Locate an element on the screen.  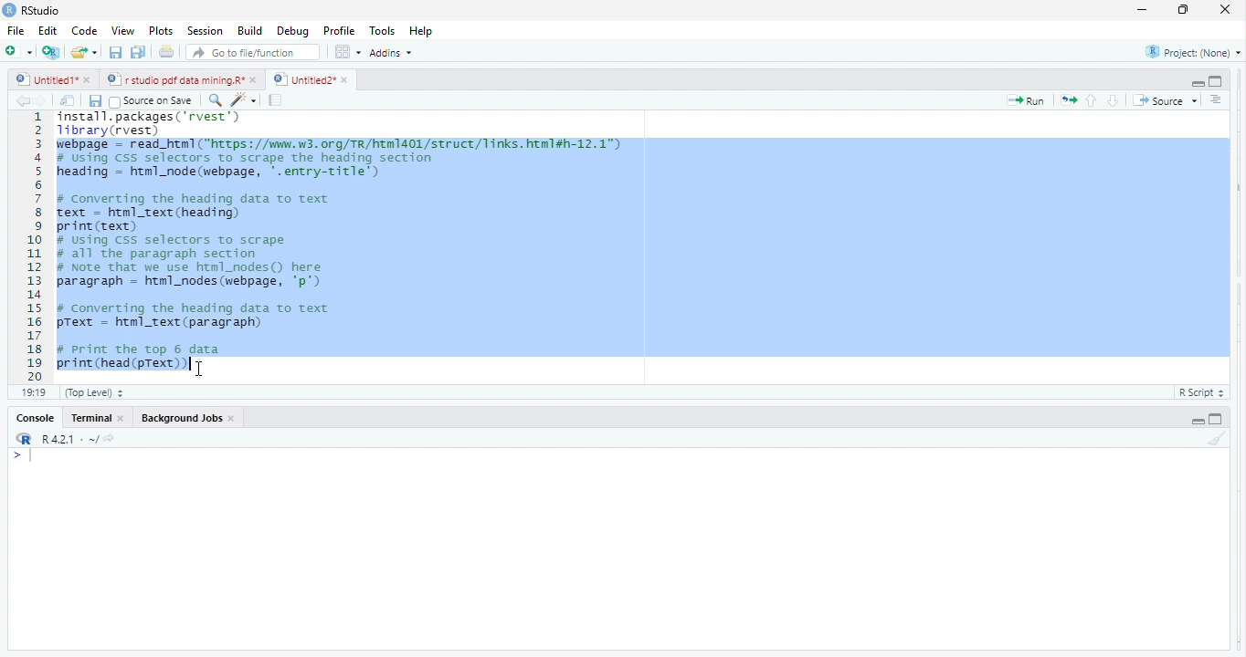
Profile is located at coordinates (343, 32).